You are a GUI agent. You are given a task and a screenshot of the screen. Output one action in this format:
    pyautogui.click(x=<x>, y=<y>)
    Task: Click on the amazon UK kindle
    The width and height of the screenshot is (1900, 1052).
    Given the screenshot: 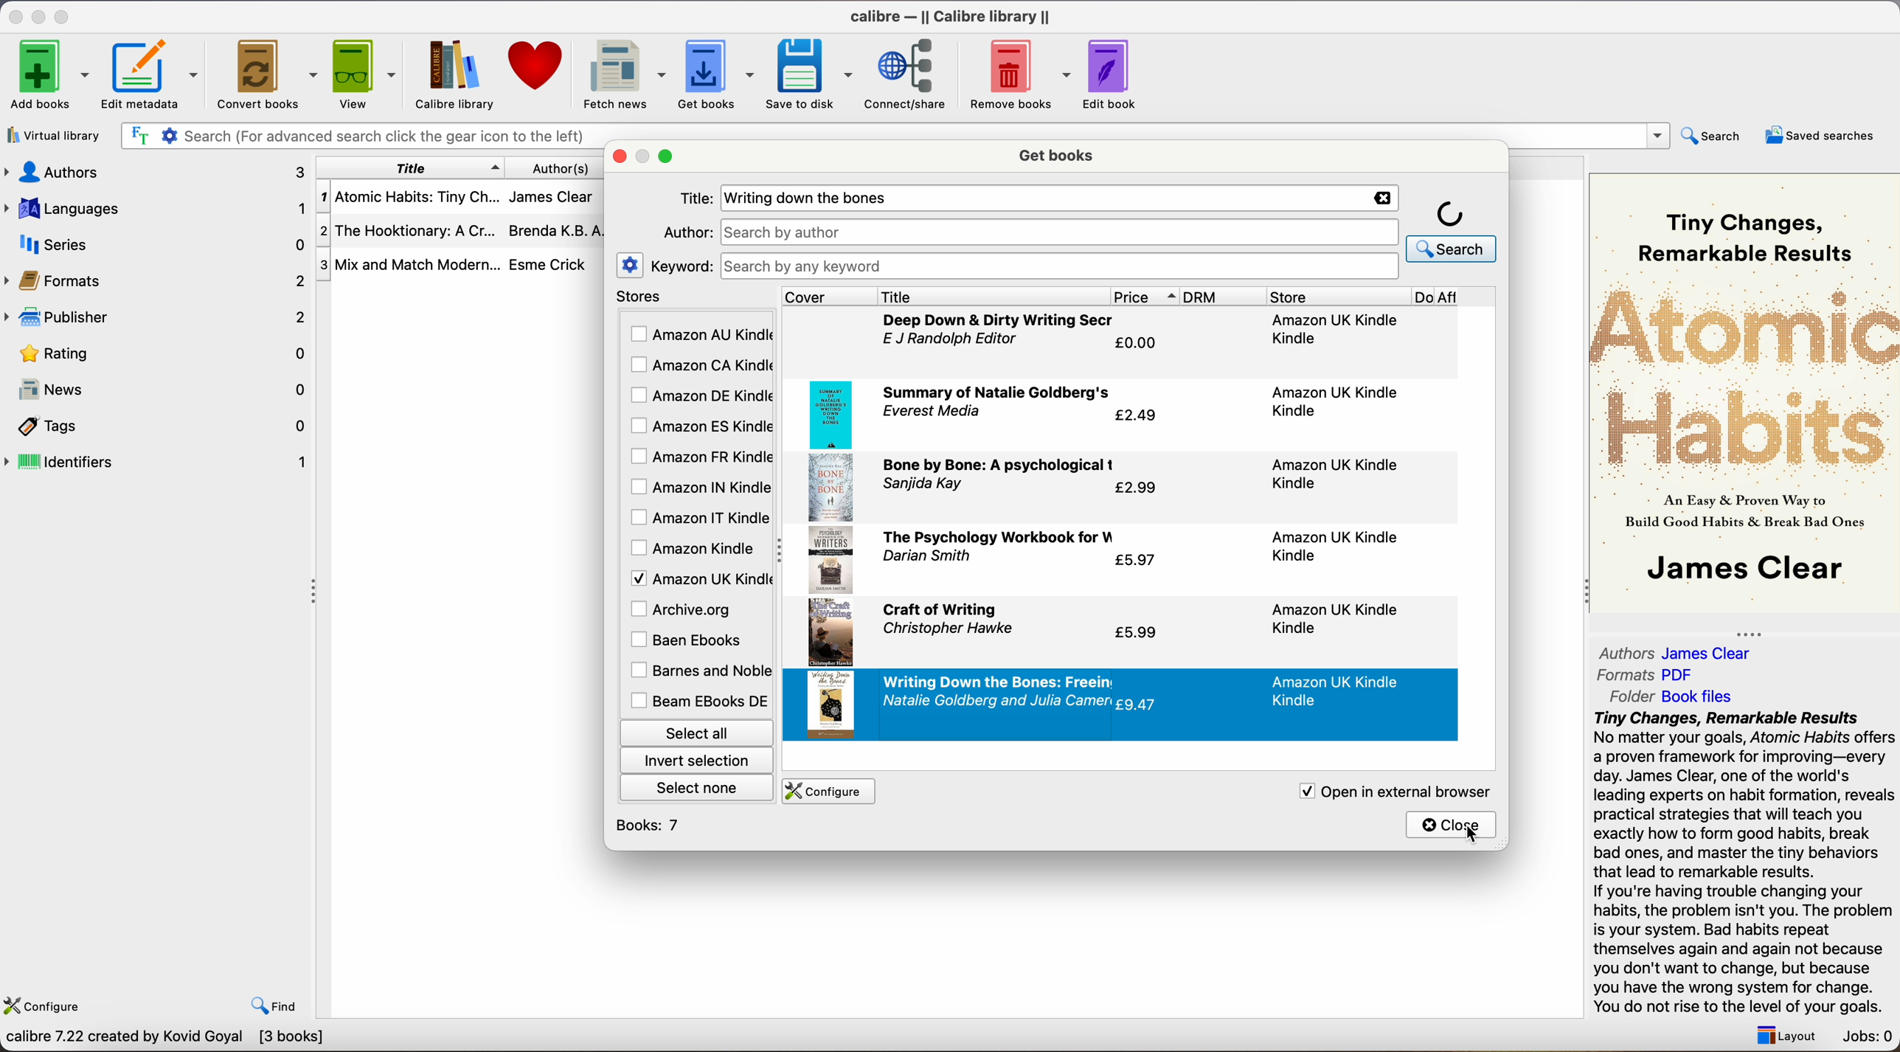 What is the action you would take?
    pyautogui.click(x=1339, y=691)
    